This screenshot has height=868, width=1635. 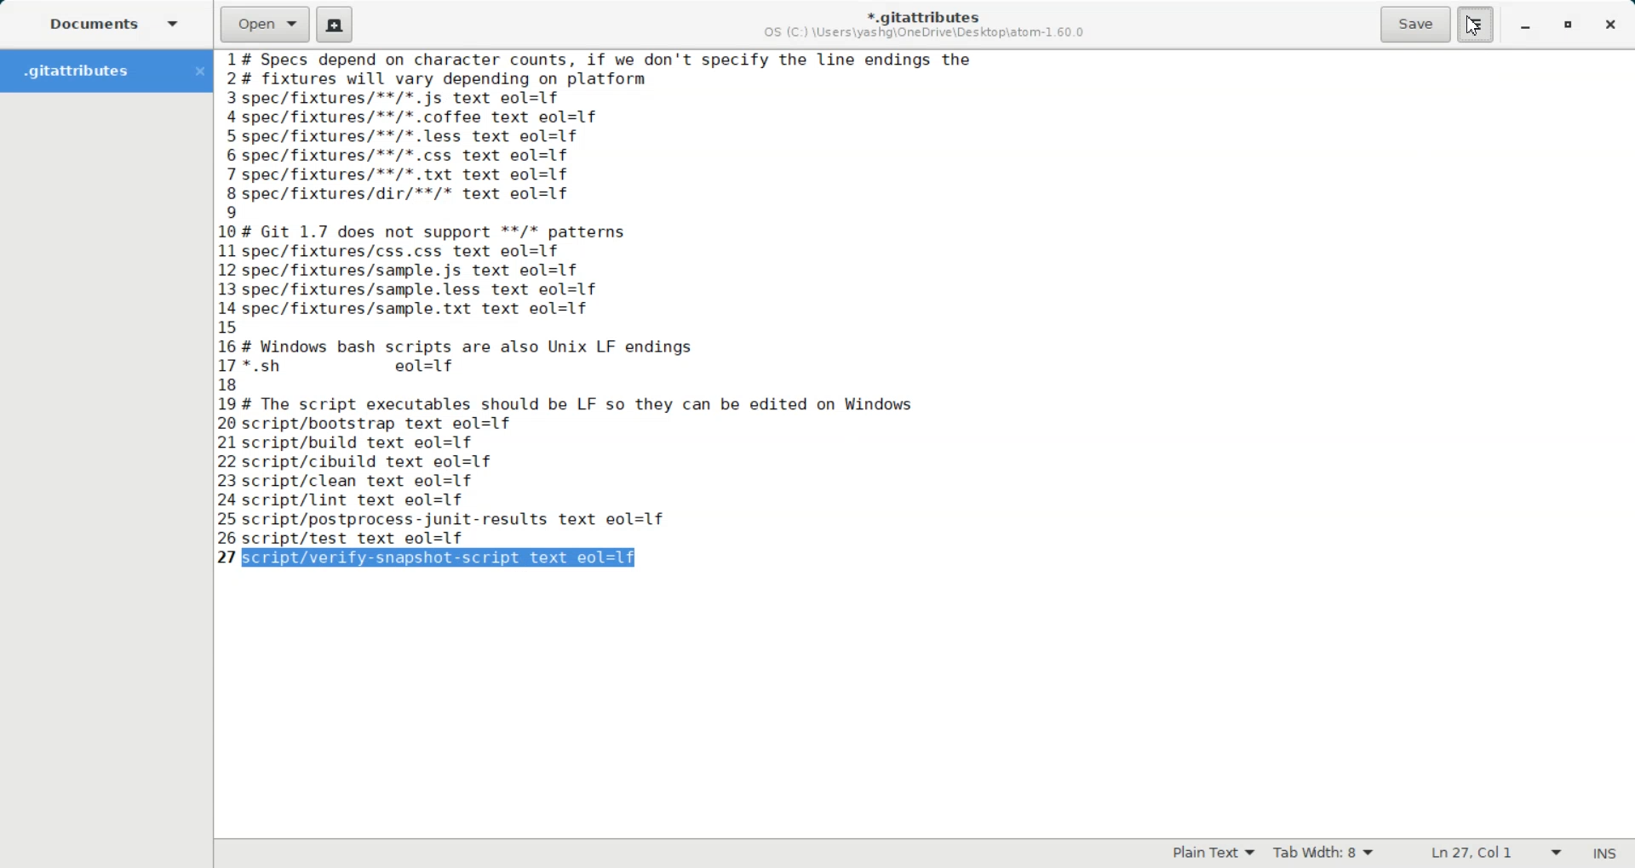 I want to click on Create a new document, so click(x=336, y=25).